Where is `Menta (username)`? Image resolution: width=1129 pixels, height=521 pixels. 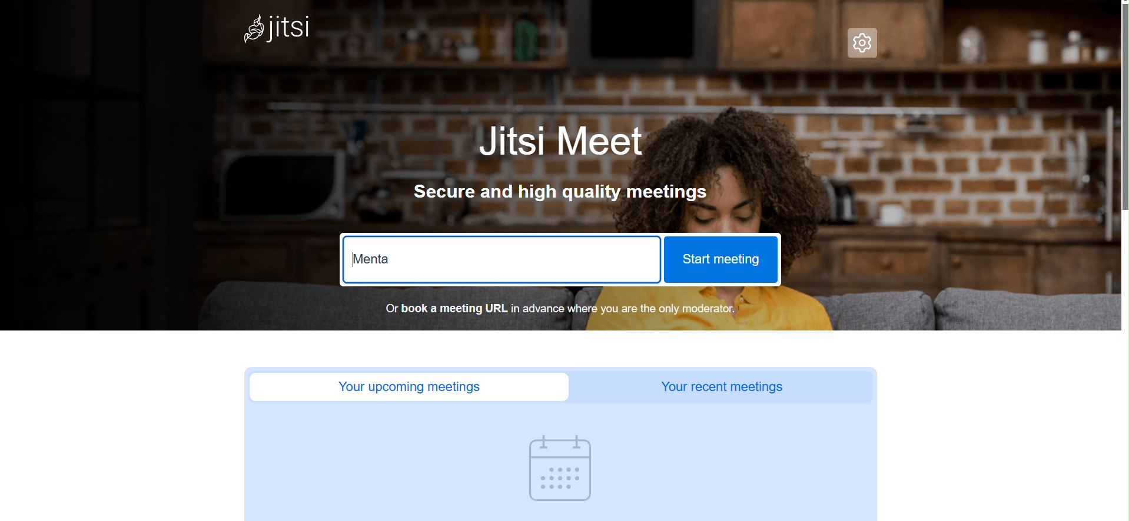 Menta (username) is located at coordinates (374, 258).